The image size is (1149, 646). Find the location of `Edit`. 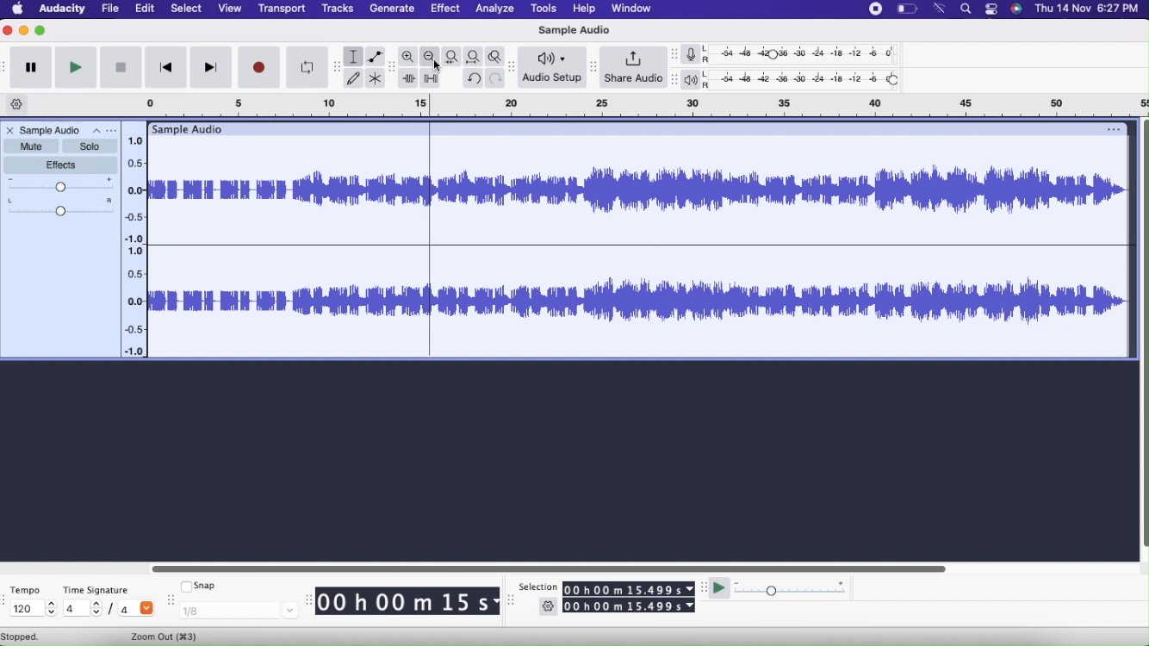

Edit is located at coordinates (147, 9).